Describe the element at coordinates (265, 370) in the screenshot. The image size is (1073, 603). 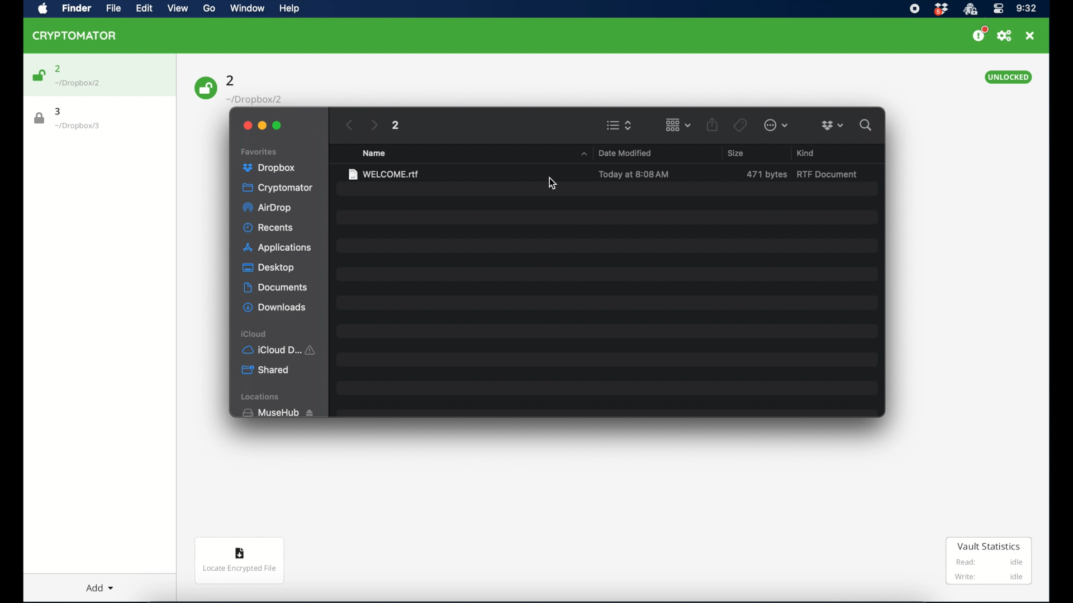
I see `shared` at that location.